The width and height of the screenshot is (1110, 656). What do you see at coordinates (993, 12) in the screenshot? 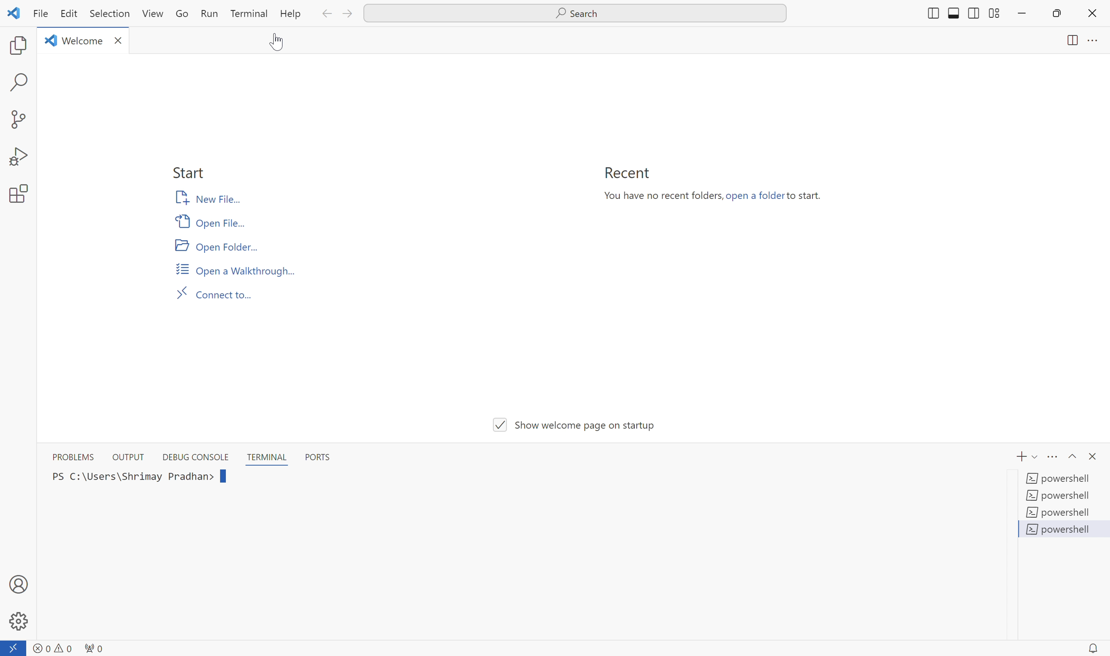
I see `split` at bounding box center [993, 12].